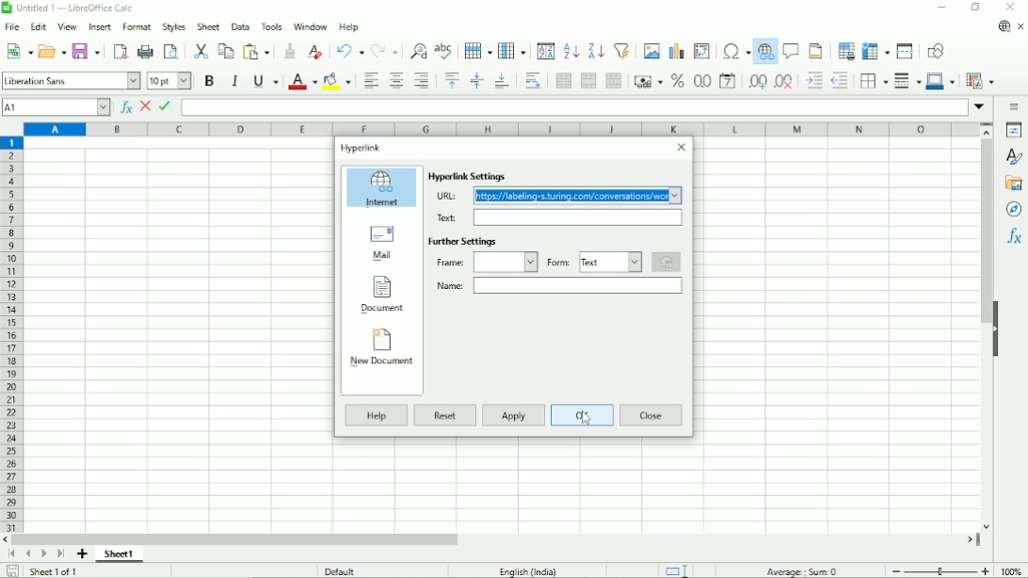 Image resolution: width=1028 pixels, height=578 pixels. What do you see at coordinates (28, 554) in the screenshot?
I see `Scroll to previous page` at bounding box center [28, 554].